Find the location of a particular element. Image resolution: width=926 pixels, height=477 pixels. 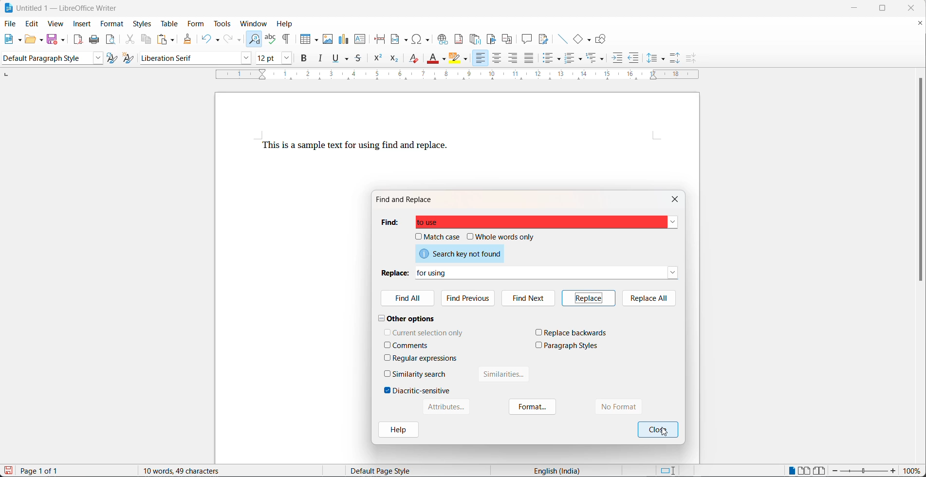

ok is located at coordinates (660, 431).